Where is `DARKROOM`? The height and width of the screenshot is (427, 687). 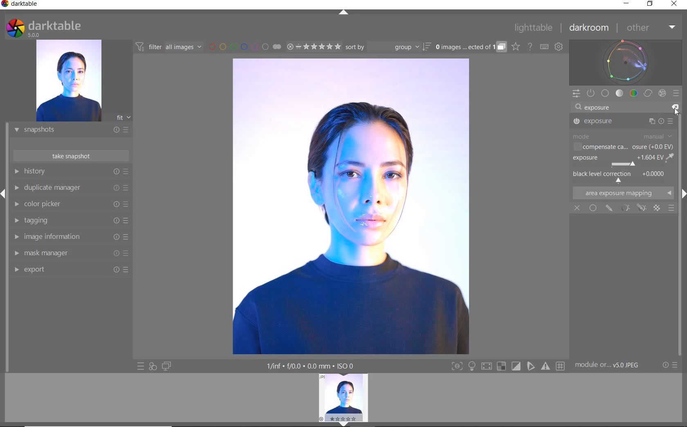
DARKROOM is located at coordinates (589, 28).